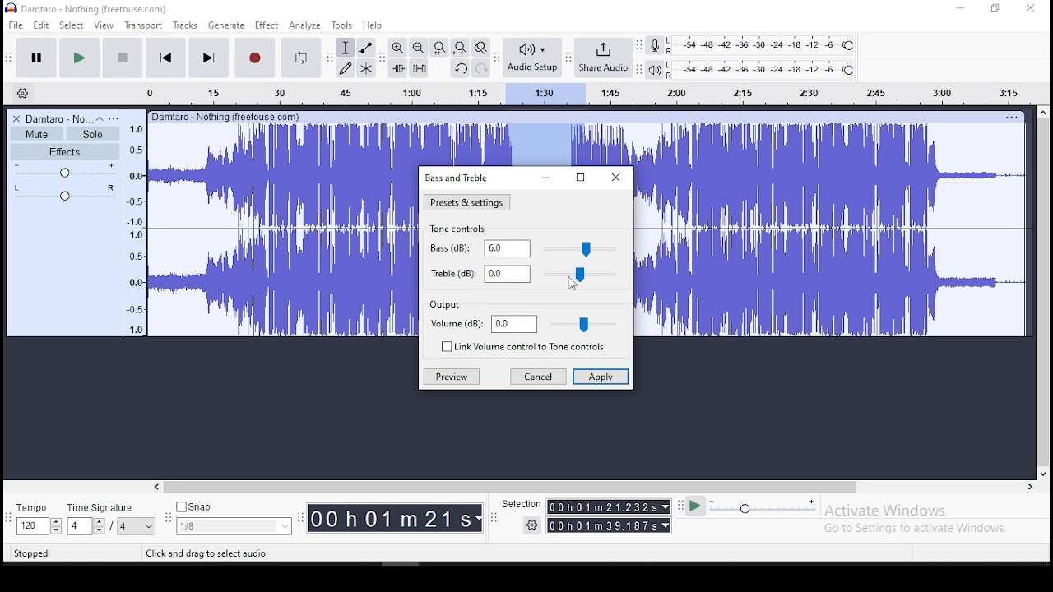  Describe the element at coordinates (617, 178) in the screenshot. I see `close` at that location.